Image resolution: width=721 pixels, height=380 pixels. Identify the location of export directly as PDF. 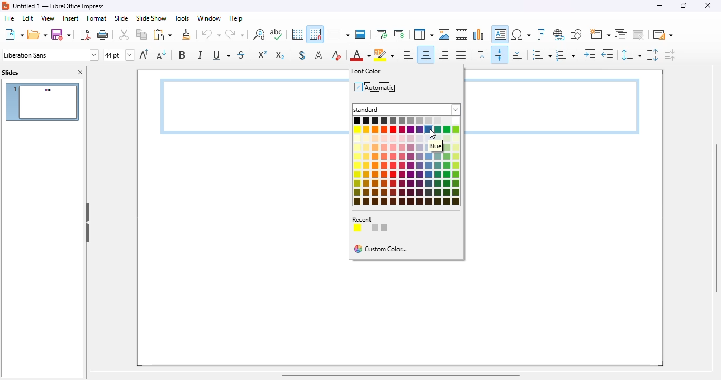
(86, 34).